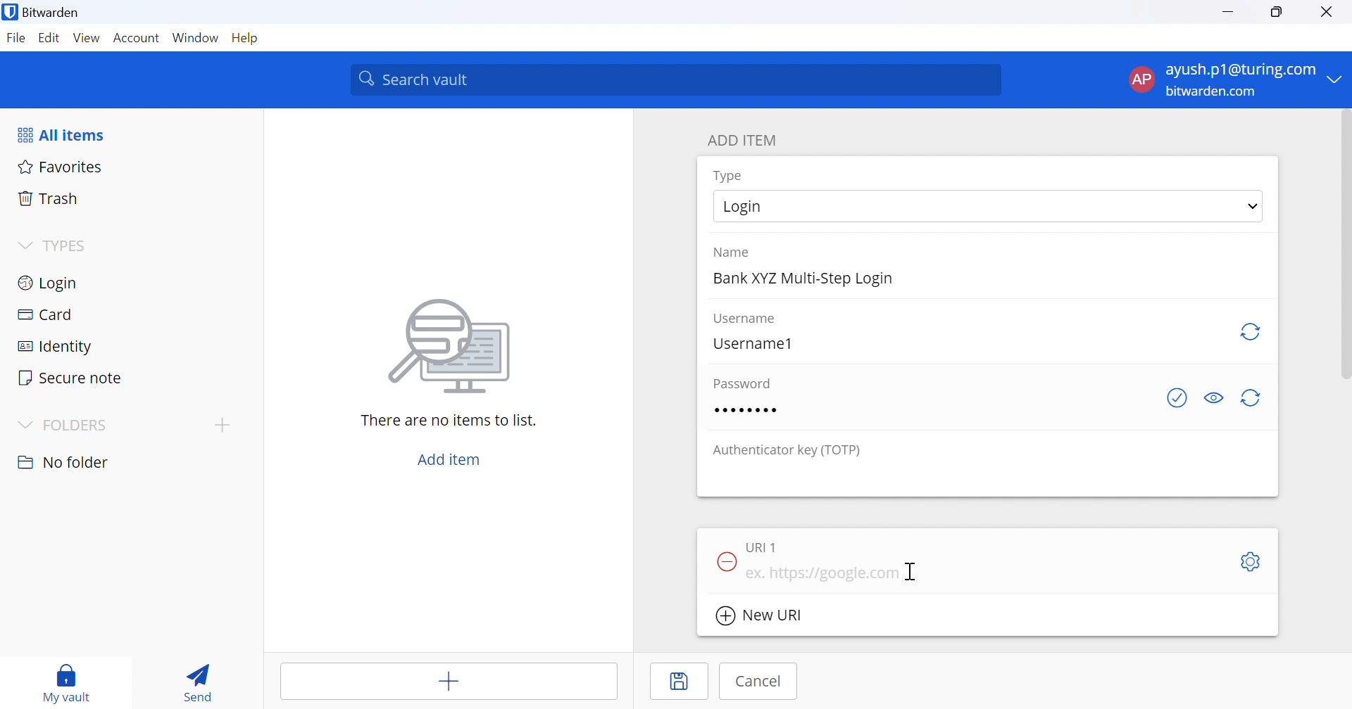  Describe the element at coordinates (15, 39) in the screenshot. I see `File` at that location.